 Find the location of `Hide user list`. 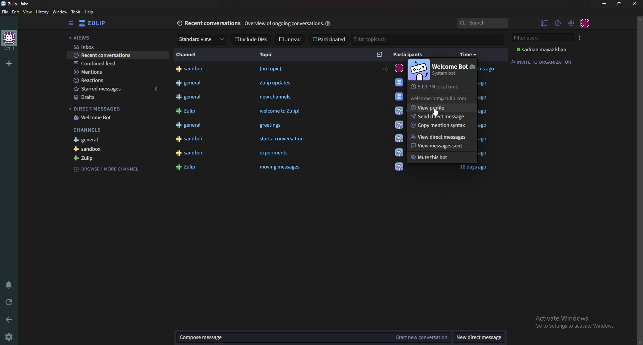

Hide user list is located at coordinates (544, 23).